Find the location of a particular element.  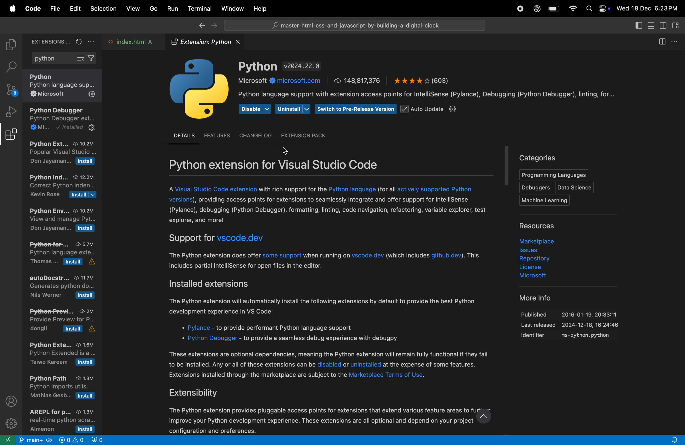

customize layout is located at coordinates (678, 26).